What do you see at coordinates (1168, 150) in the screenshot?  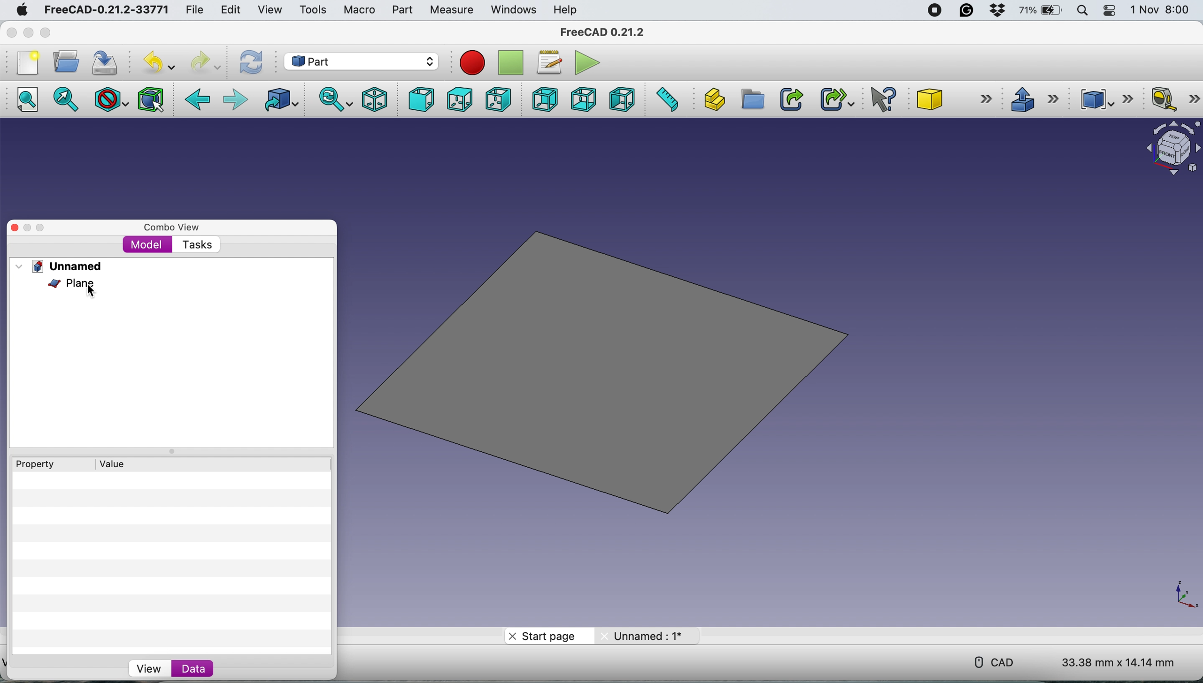 I see `object interface` at bounding box center [1168, 150].